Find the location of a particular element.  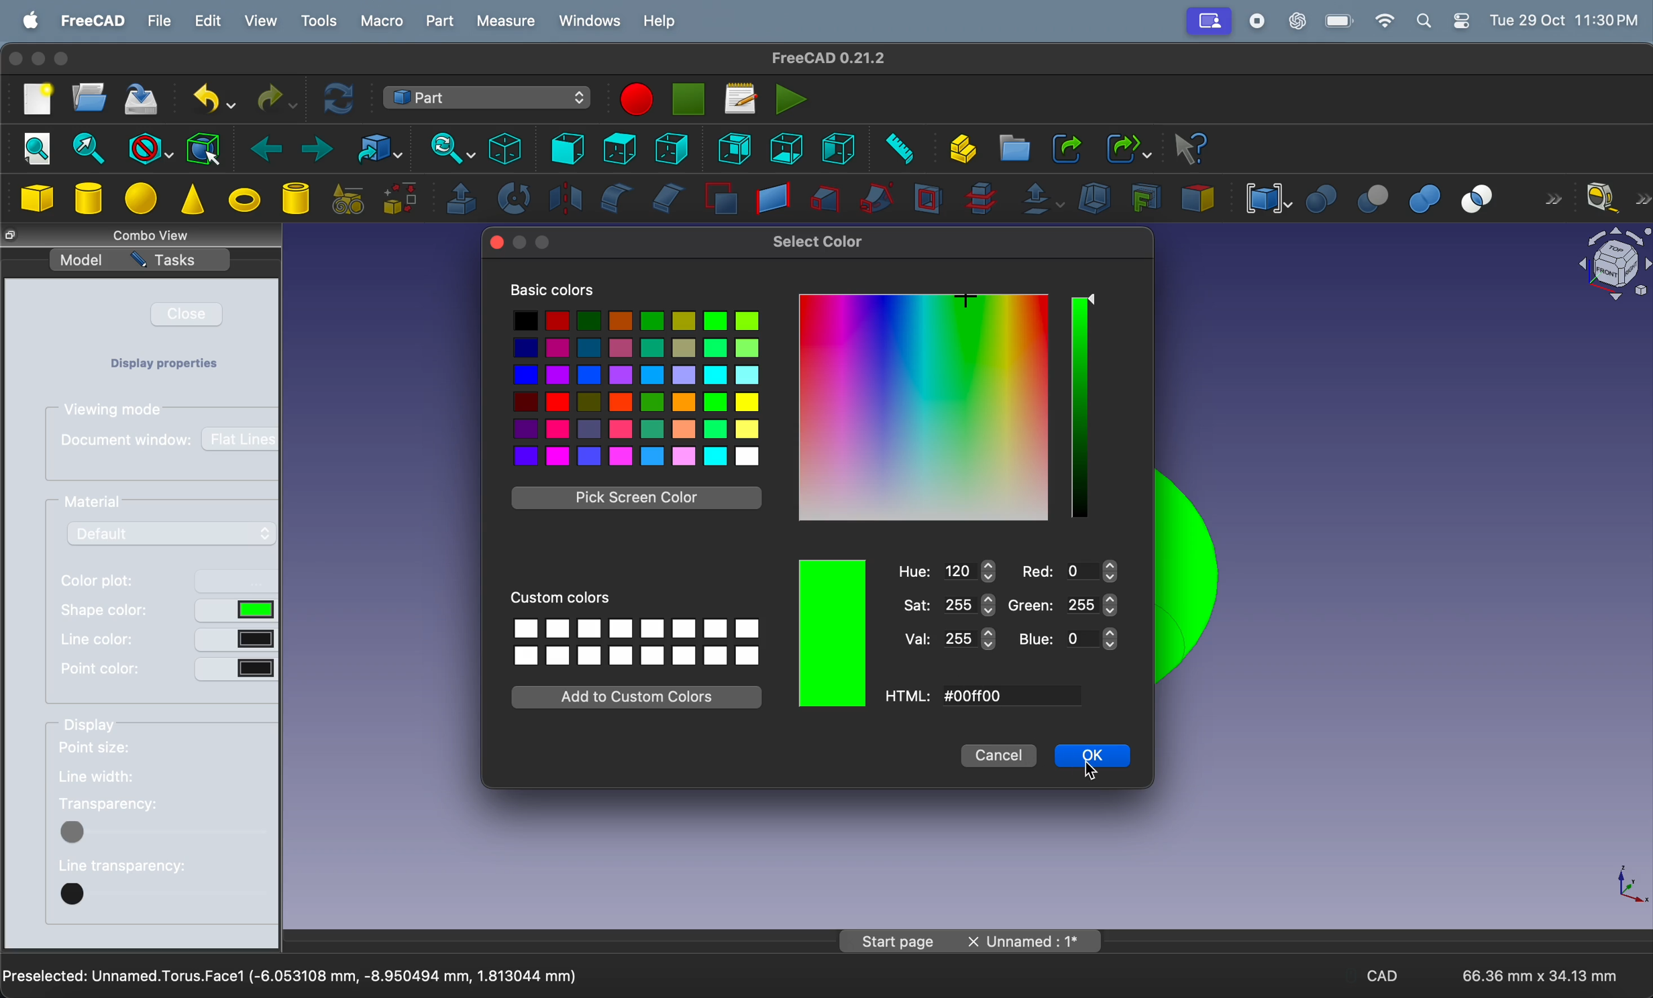

undo is located at coordinates (213, 99).